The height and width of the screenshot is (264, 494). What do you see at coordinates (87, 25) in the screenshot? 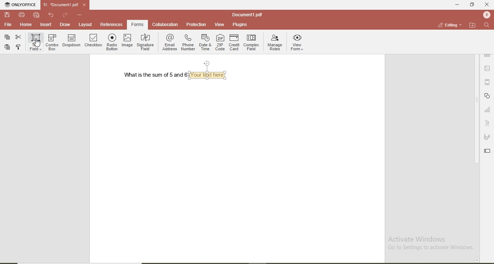
I see `layout` at bounding box center [87, 25].